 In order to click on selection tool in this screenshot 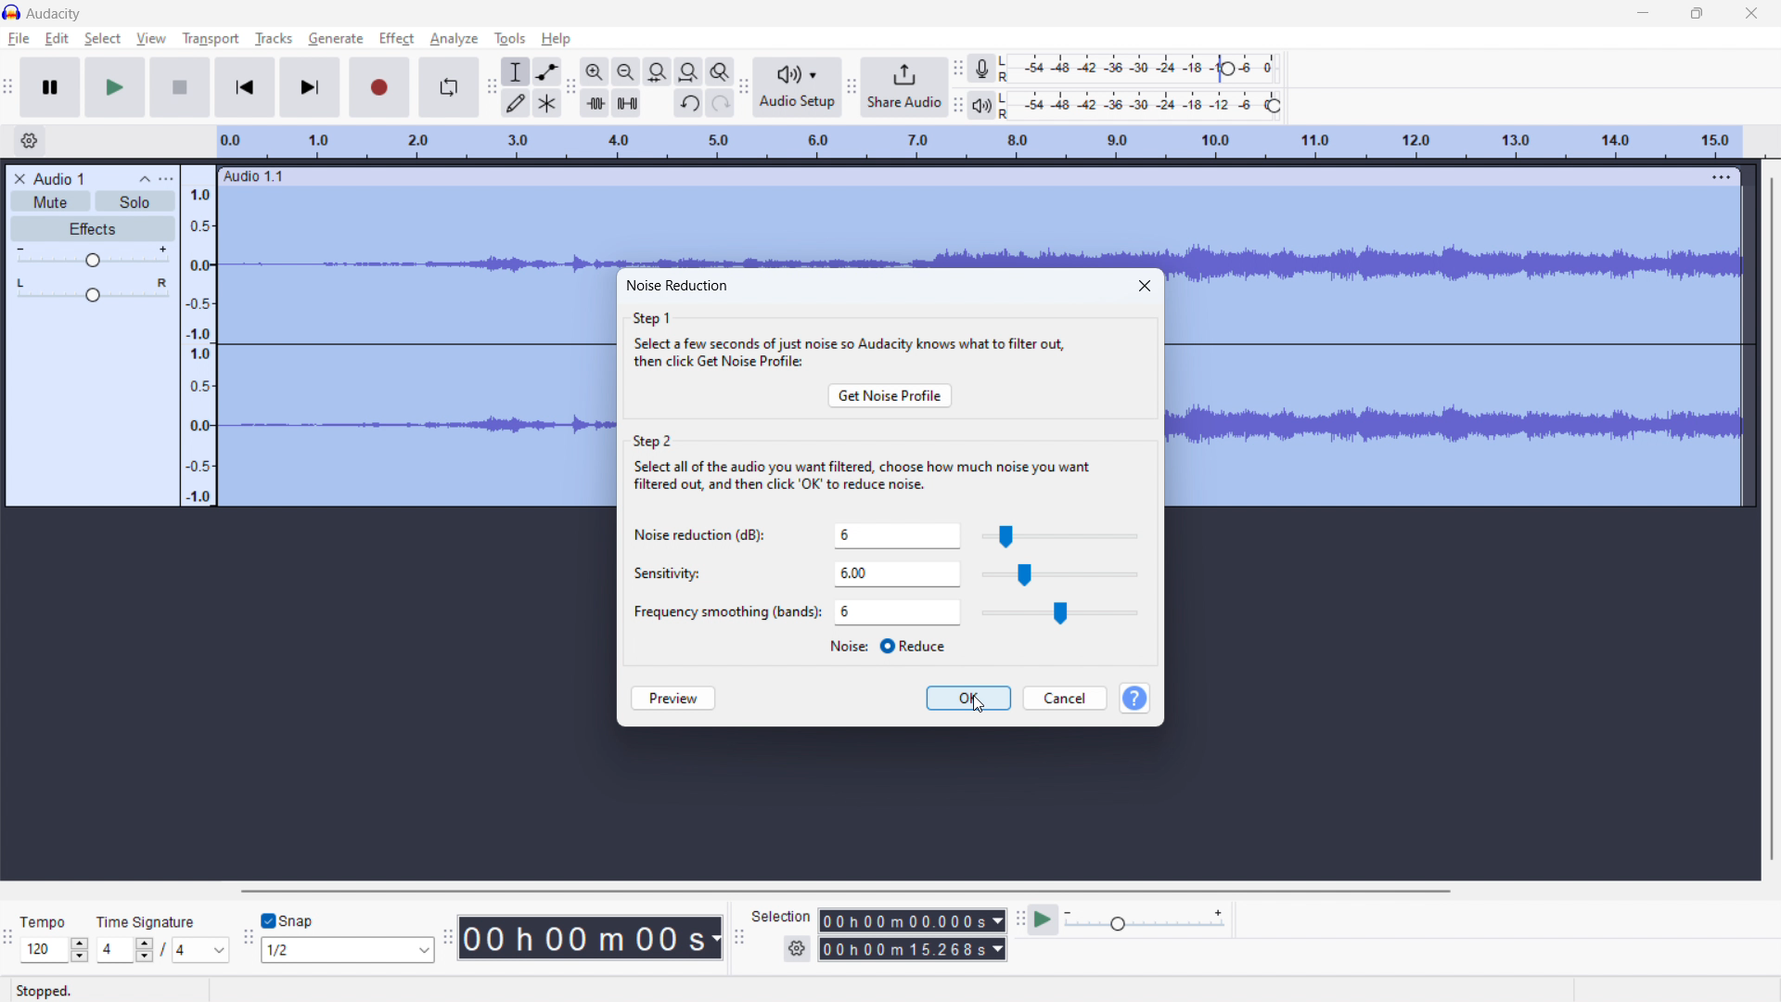, I will do `click(516, 71)`.